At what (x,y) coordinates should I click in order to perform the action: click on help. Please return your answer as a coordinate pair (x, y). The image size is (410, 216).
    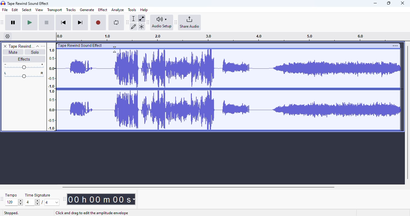
    Looking at the image, I should click on (144, 10).